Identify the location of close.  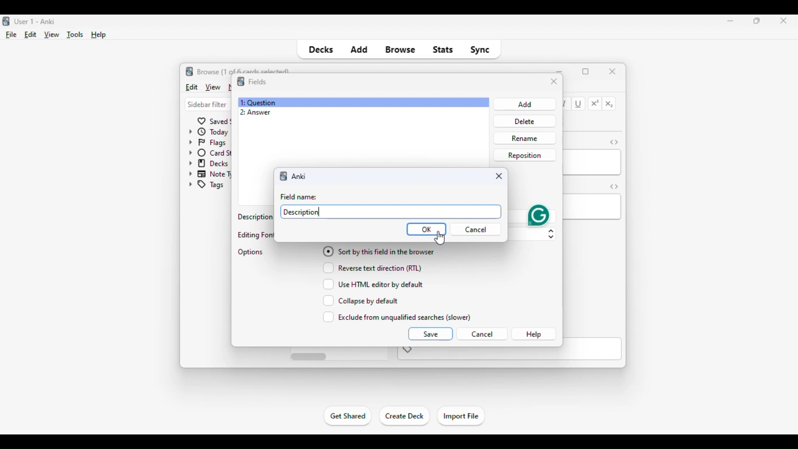
(554, 82).